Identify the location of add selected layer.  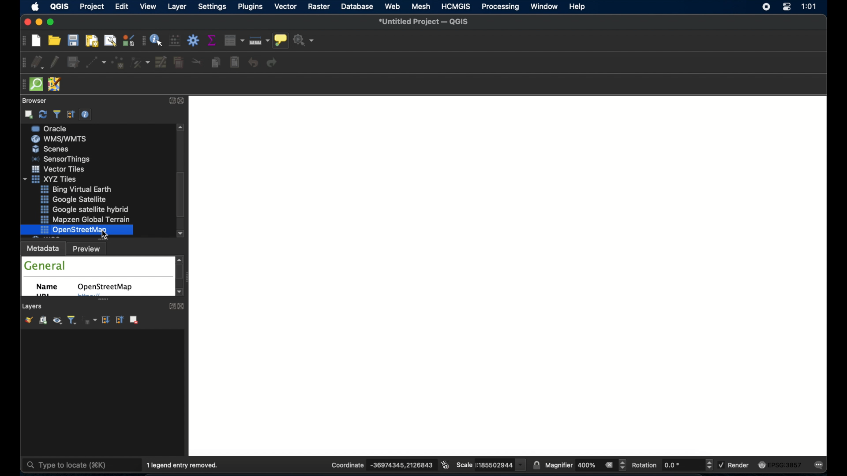
(29, 115).